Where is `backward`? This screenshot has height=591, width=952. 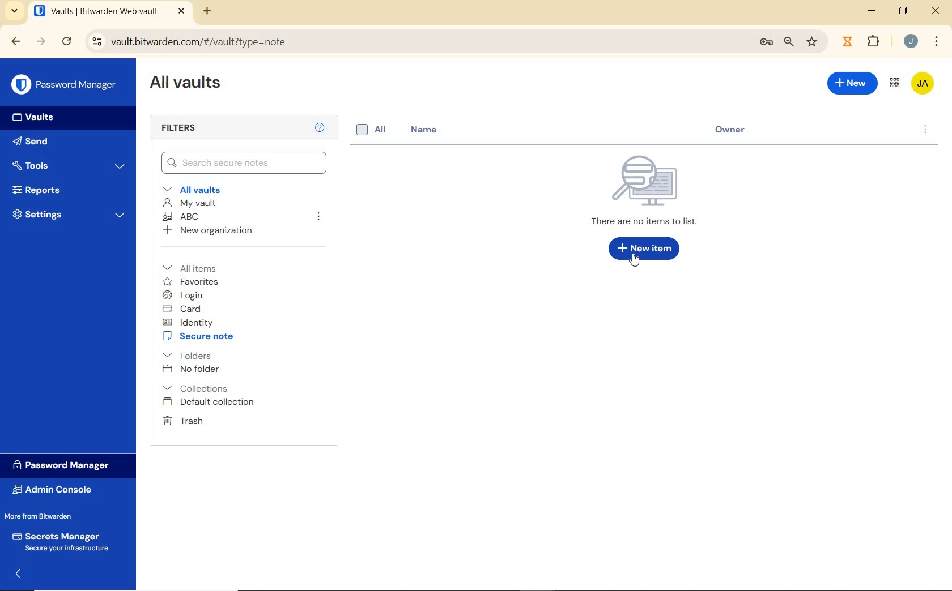
backward is located at coordinates (16, 42).